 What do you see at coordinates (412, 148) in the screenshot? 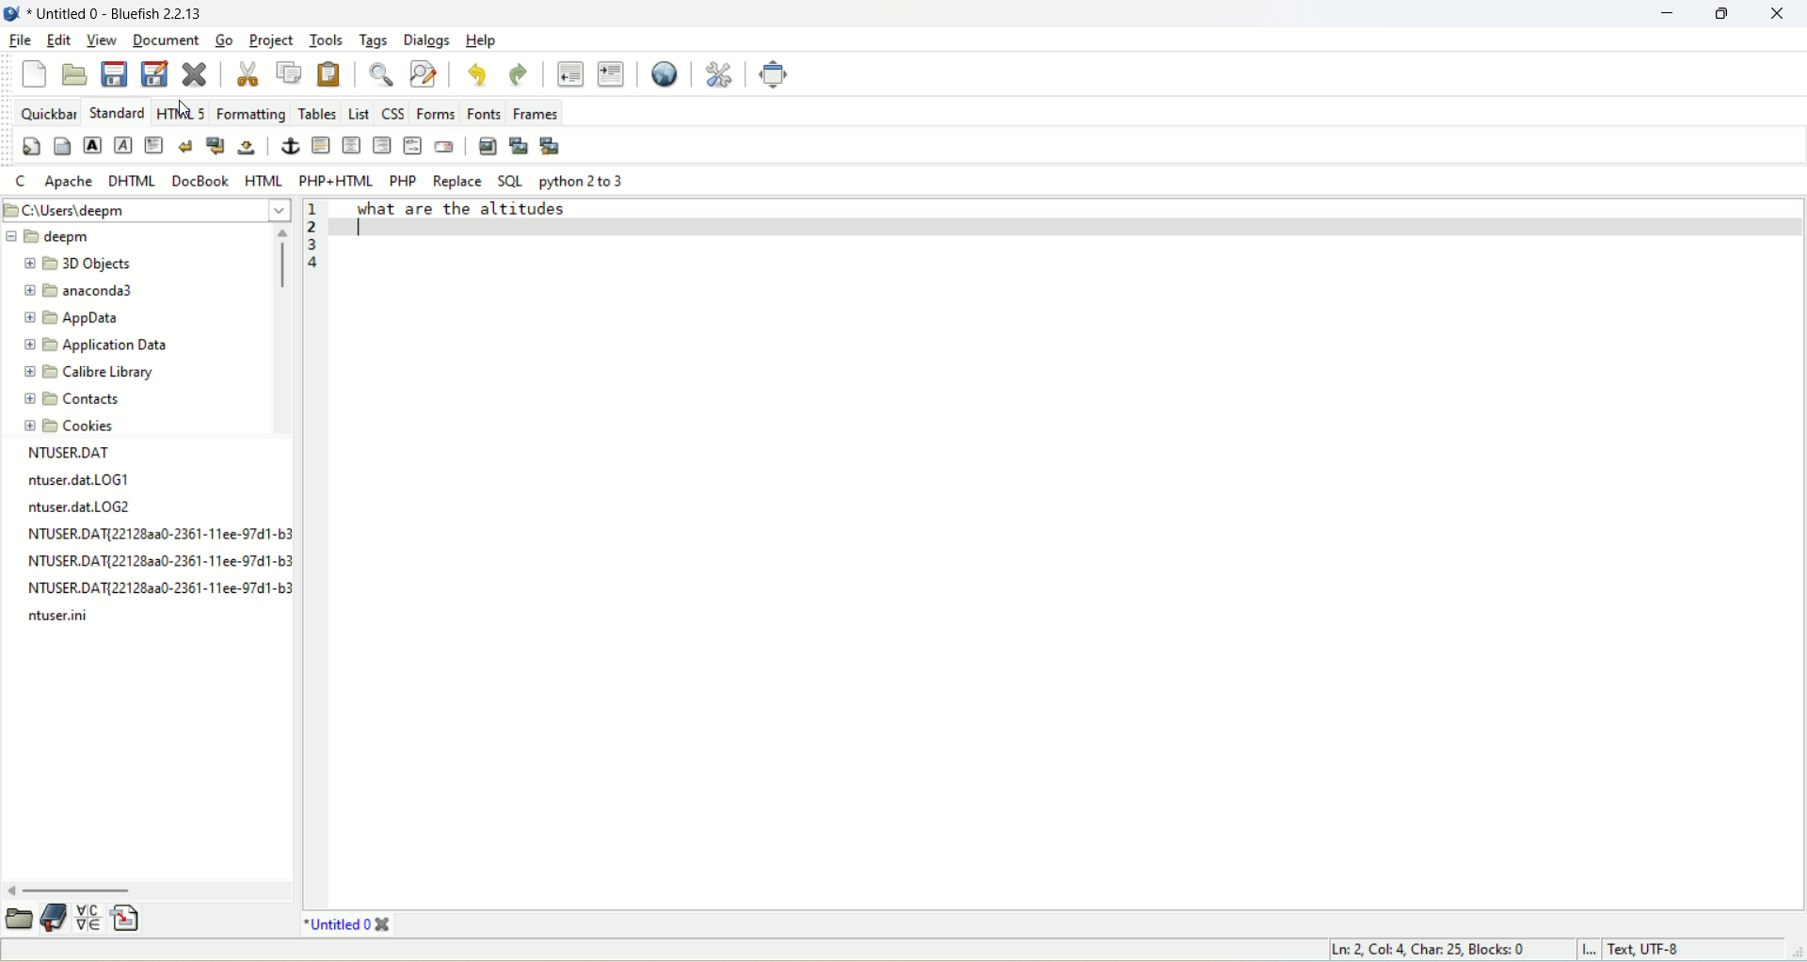
I see `HTML comment` at bounding box center [412, 148].